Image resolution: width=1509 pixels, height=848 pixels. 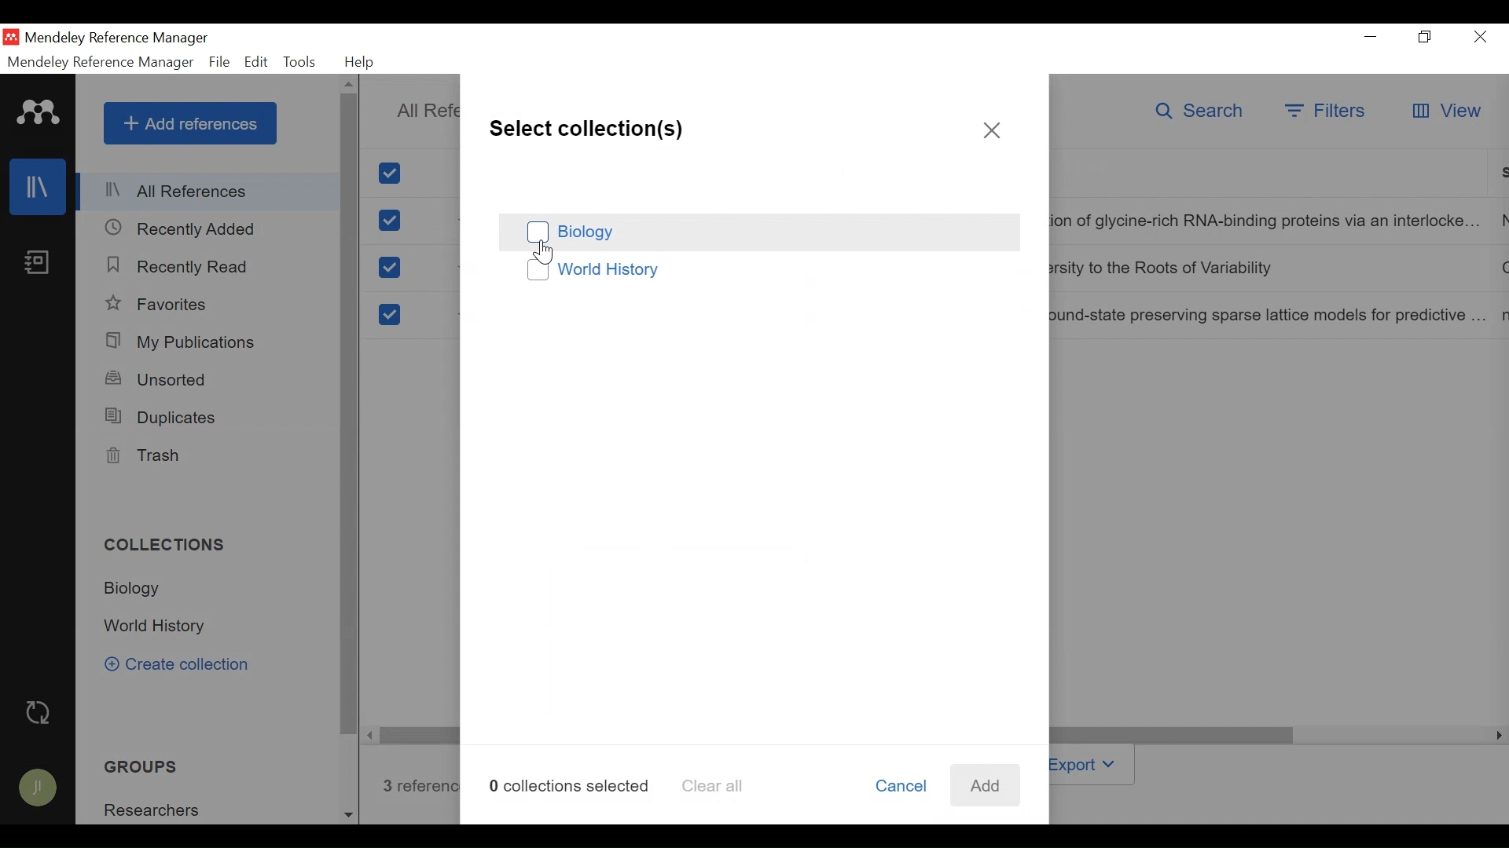 I want to click on Restore, so click(x=1426, y=37).